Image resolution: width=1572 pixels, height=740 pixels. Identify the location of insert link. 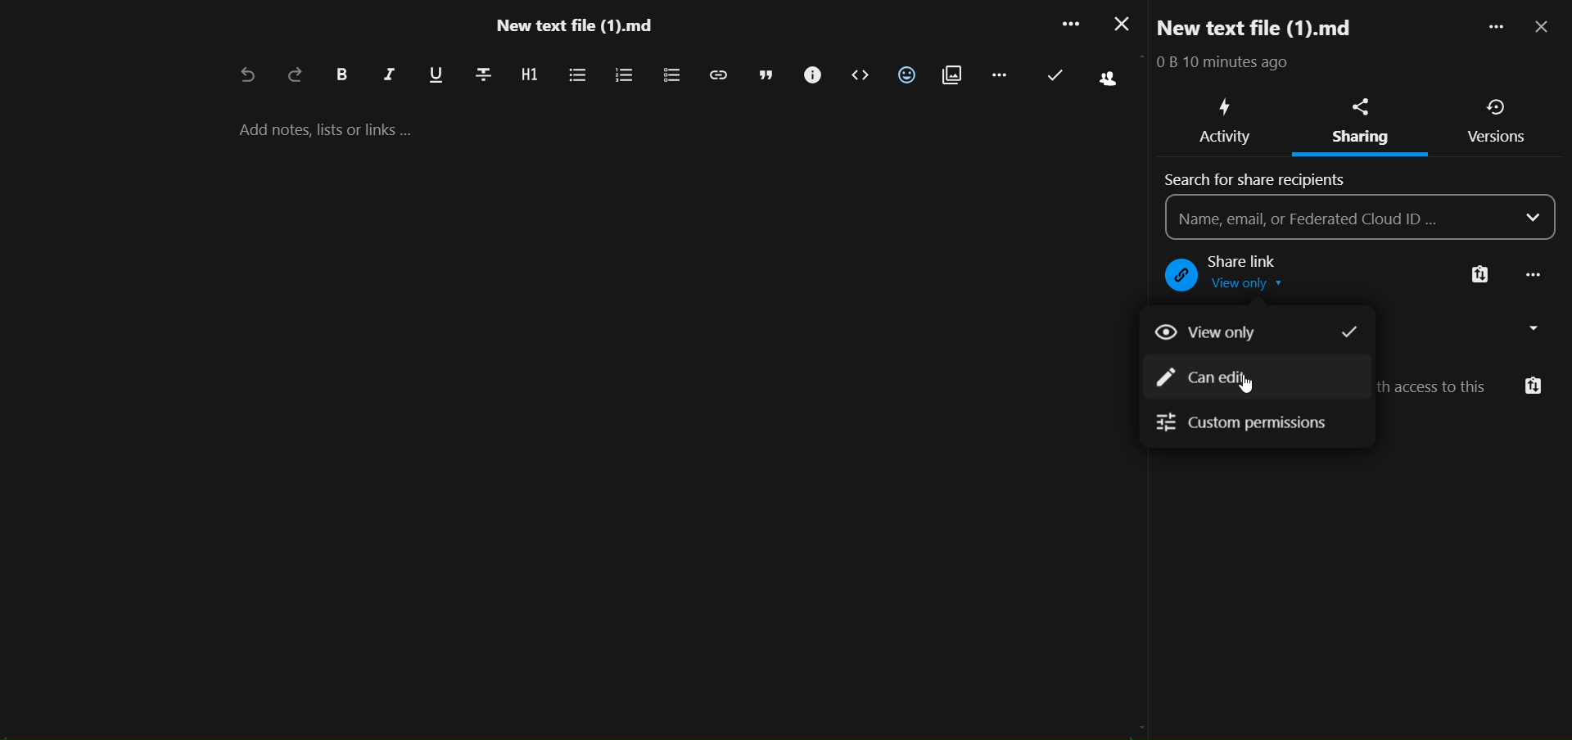
(717, 74).